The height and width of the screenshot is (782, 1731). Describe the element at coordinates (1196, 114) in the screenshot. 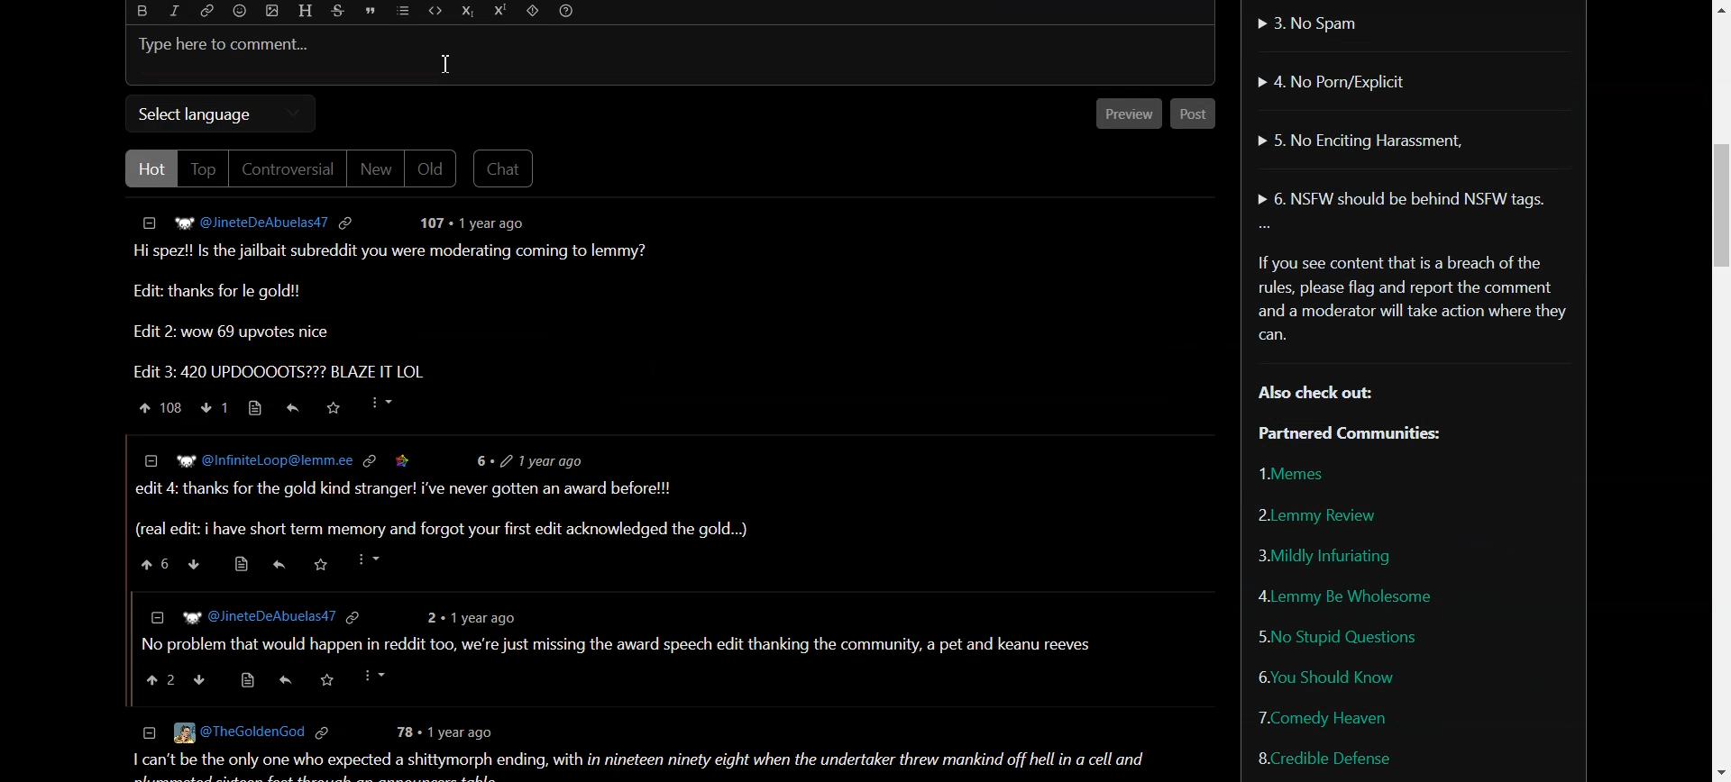

I see `Post` at that location.